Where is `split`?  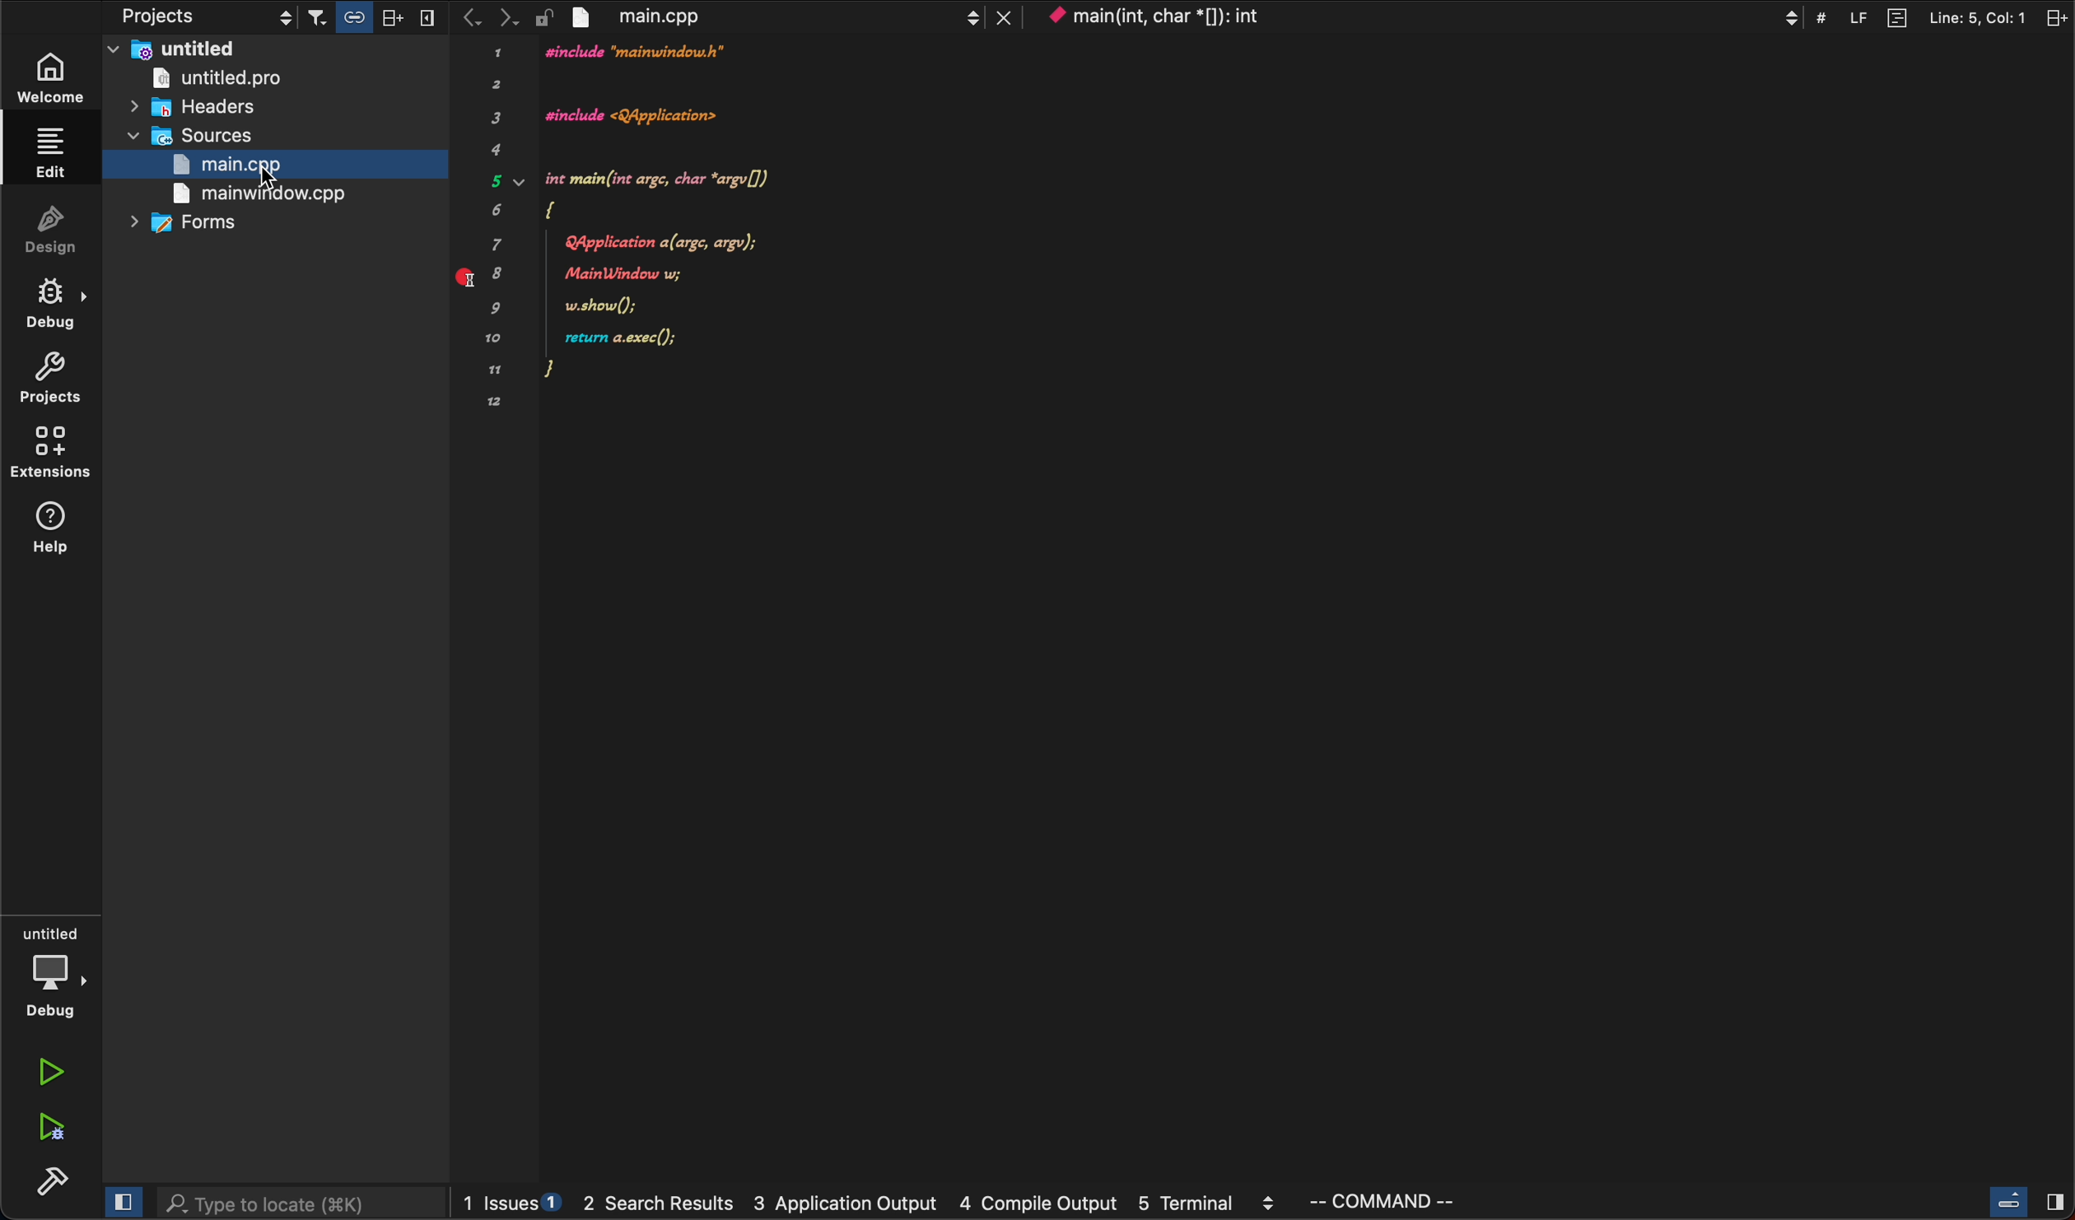 split is located at coordinates (1958, 16).